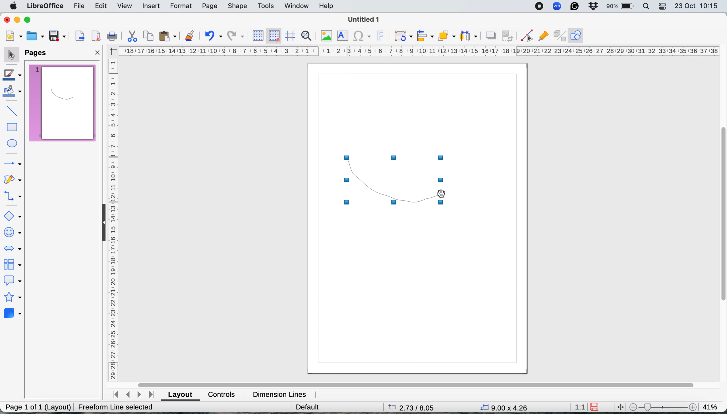 This screenshot has height=414, width=727. Describe the element at coordinates (180, 395) in the screenshot. I see `layout` at that location.